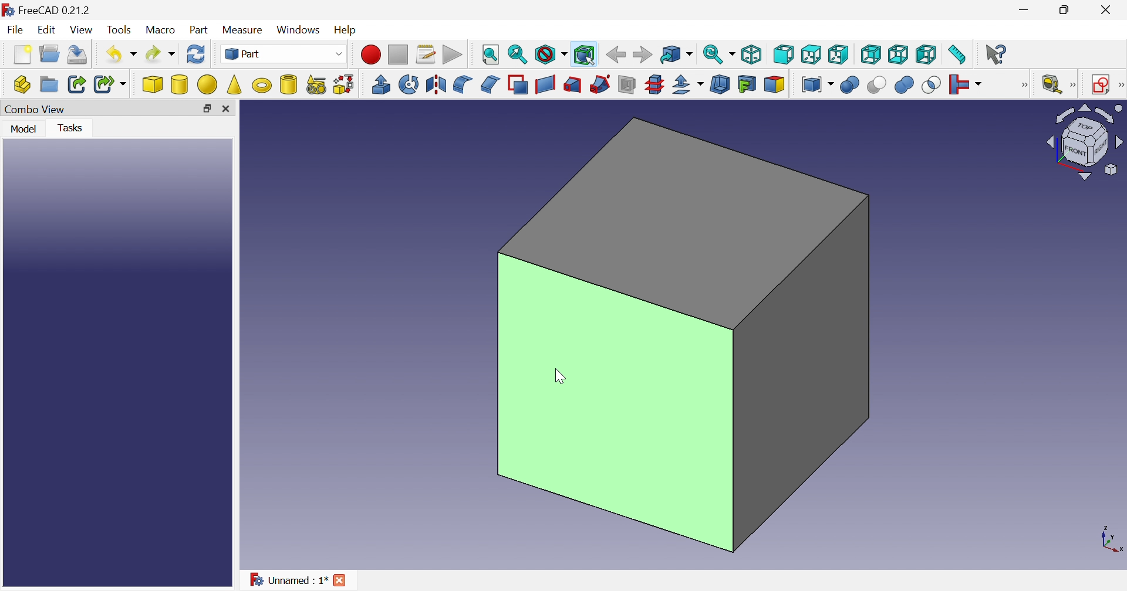 The height and width of the screenshot is (591, 1127). I want to click on Join objects..., so click(965, 85).